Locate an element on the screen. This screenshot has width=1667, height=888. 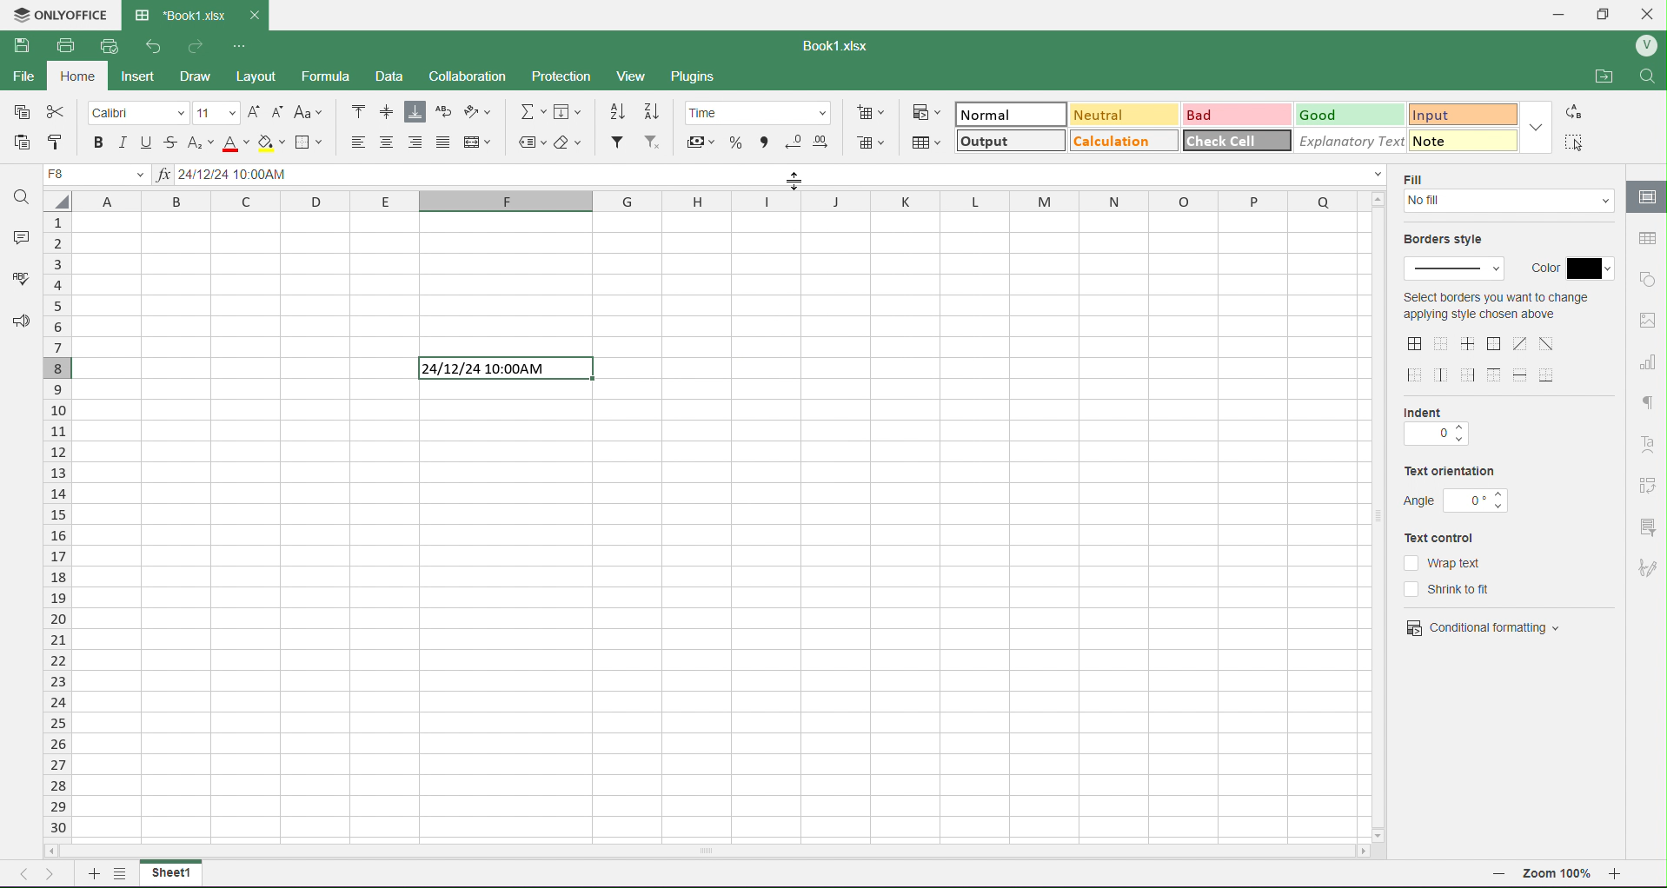
fill is located at coordinates (1511, 203).